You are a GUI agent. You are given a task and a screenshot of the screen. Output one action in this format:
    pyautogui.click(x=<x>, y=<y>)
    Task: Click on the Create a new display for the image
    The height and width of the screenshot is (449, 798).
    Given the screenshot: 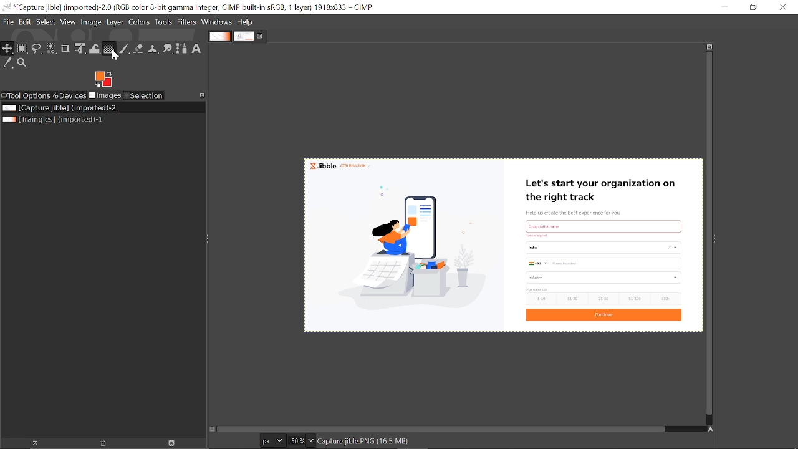 What is the action you would take?
    pyautogui.click(x=99, y=443)
    